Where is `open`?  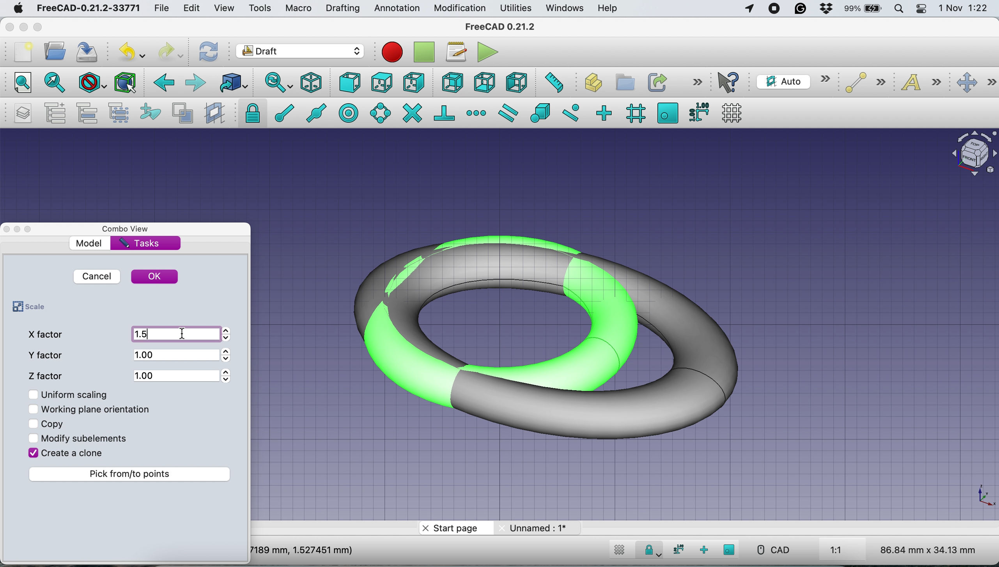 open is located at coordinates (55, 53).